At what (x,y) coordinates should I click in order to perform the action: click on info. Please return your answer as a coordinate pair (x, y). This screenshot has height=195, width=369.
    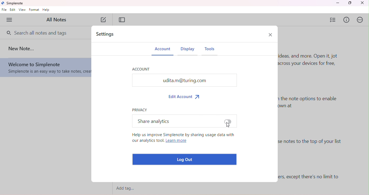
    Looking at the image, I should click on (347, 20).